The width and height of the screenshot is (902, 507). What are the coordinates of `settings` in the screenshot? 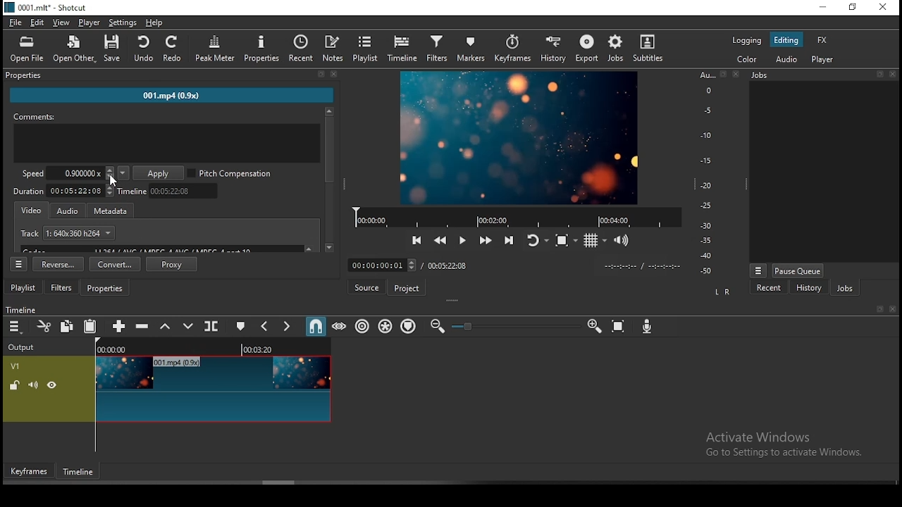 It's located at (123, 22).